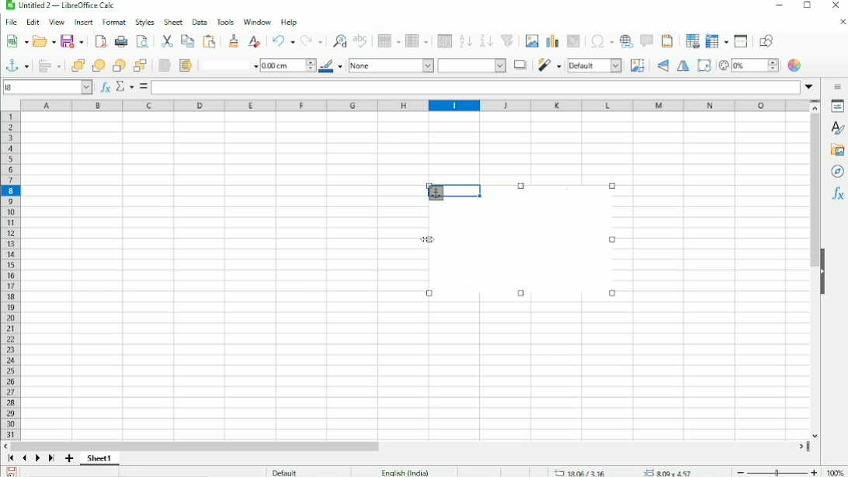 This screenshot has width=848, height=477. Describe the element at coordinates (741, 41) in the screenshot. I see `Split window` at that location.